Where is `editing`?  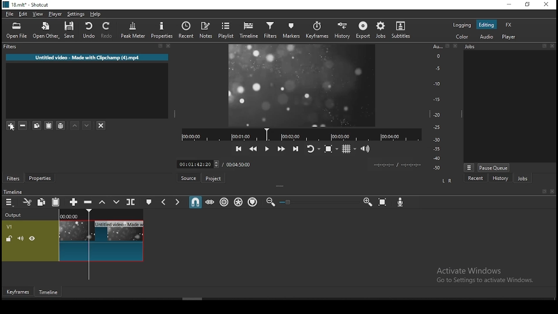
editing is located at coordinates (486, 25).